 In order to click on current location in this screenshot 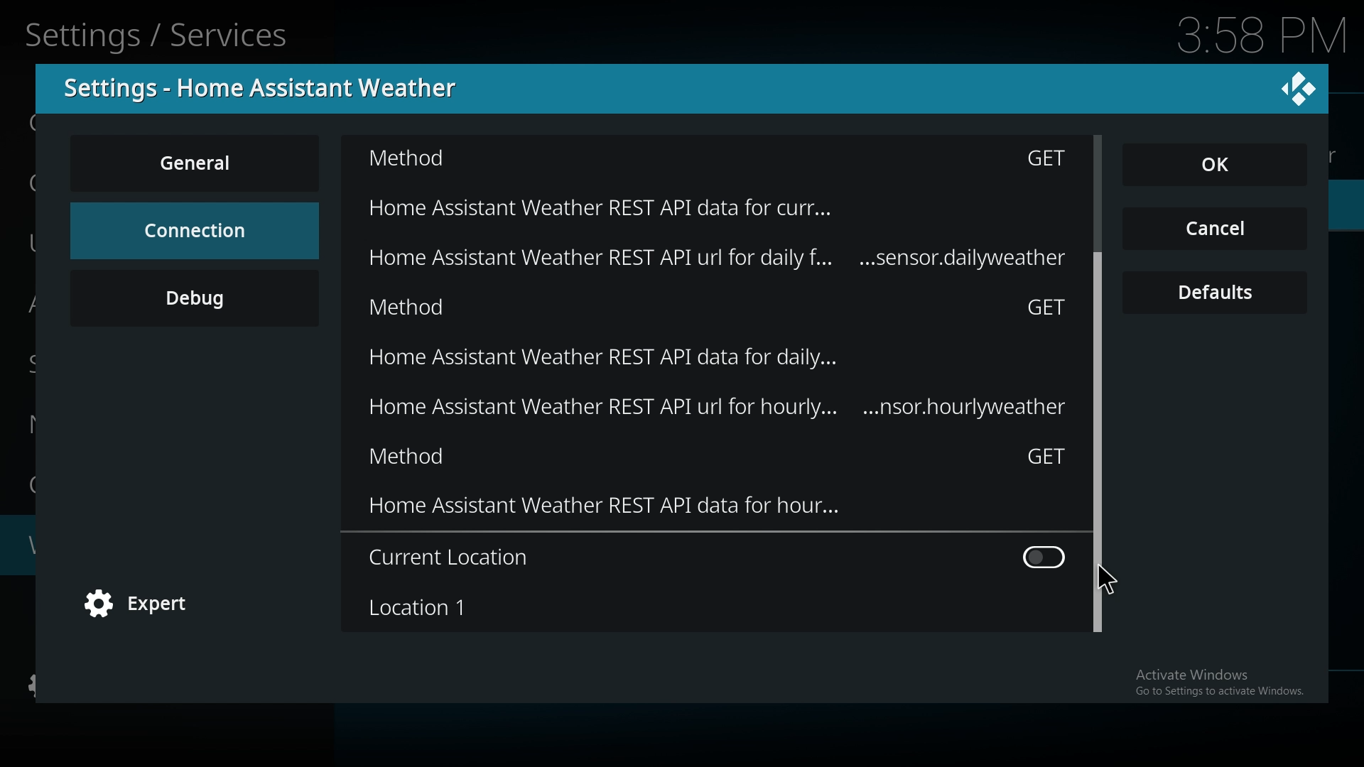, I will do `click(716, 557)`.